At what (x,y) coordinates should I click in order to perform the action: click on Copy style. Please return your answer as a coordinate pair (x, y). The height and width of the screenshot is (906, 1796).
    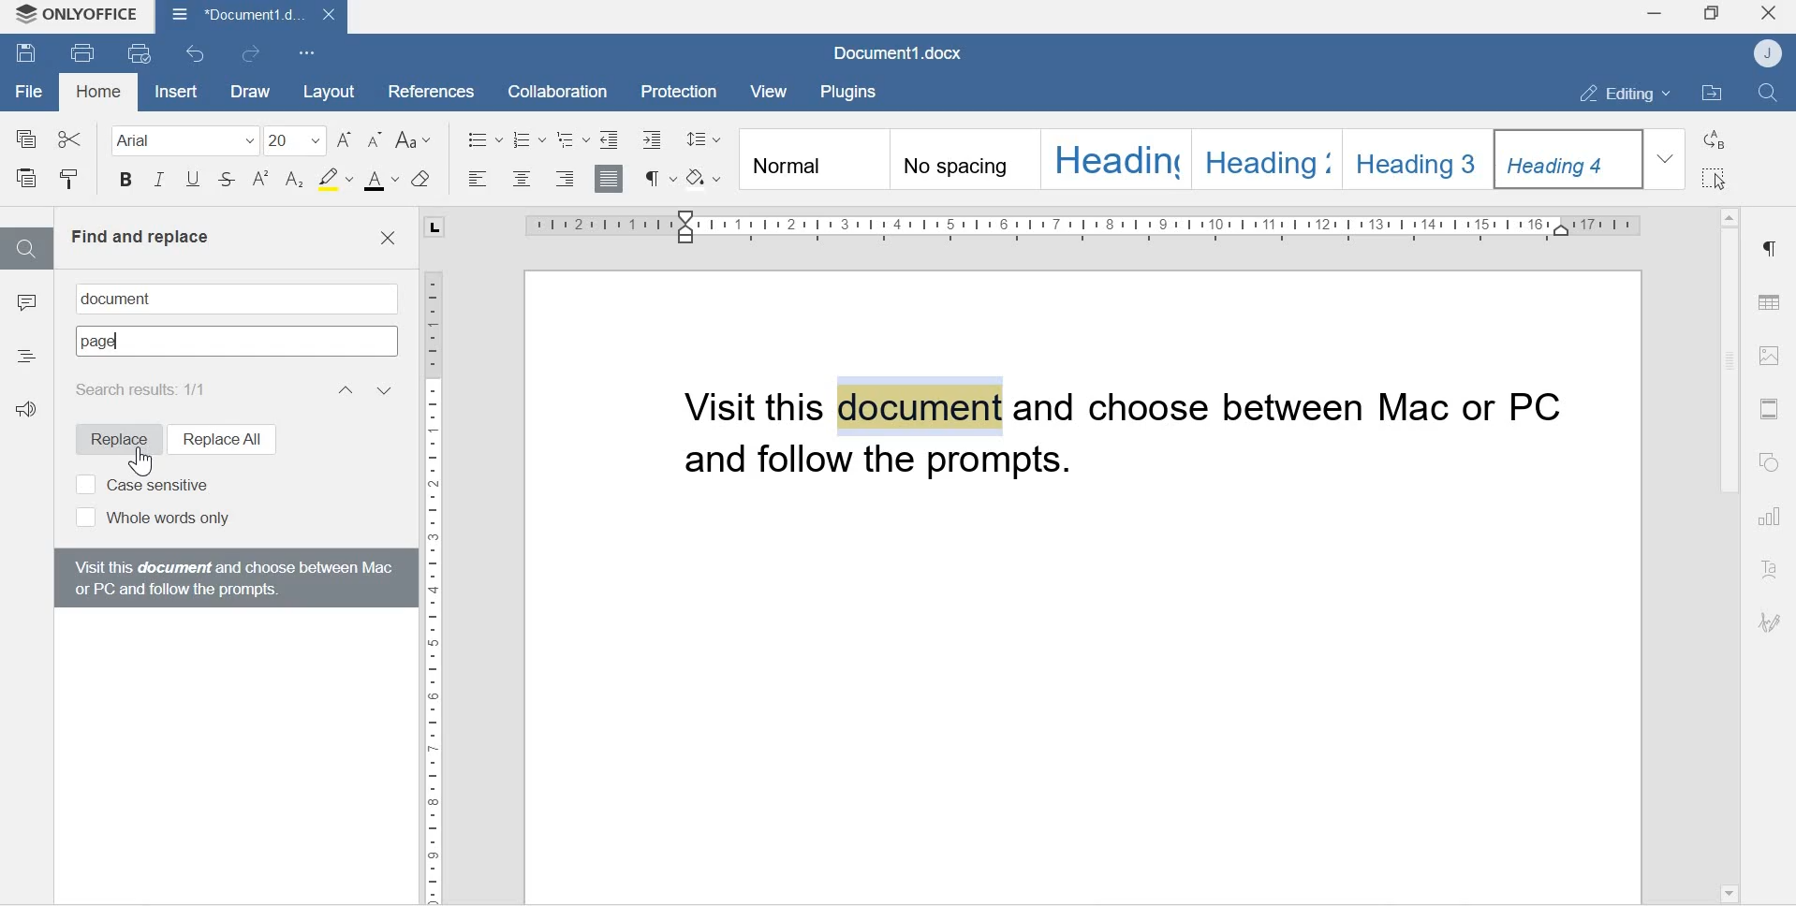
    Looking at the image, I should click on (69, 180).